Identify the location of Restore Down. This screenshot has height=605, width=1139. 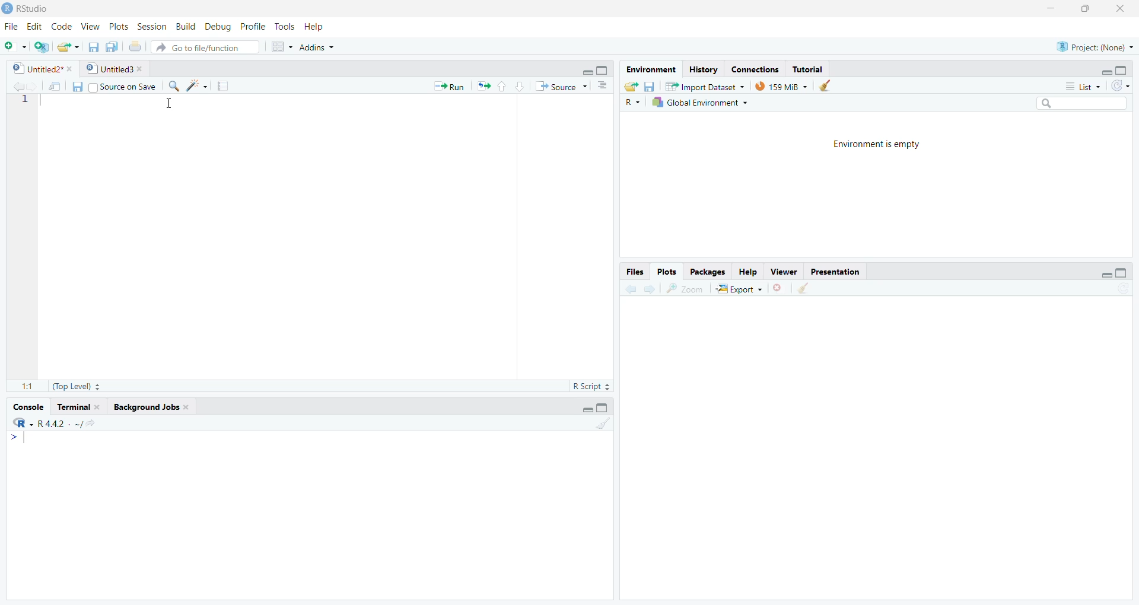
(1091, 9).